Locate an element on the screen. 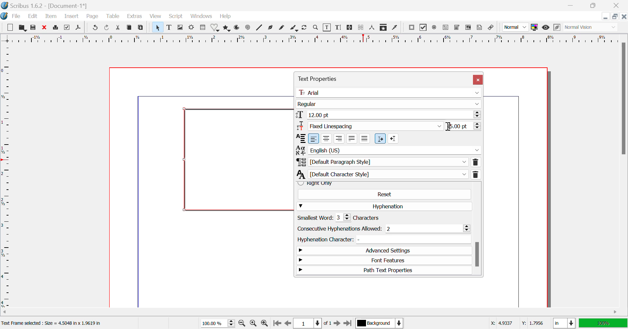  Page 1 of 1 is located at coordinates (312, 323).